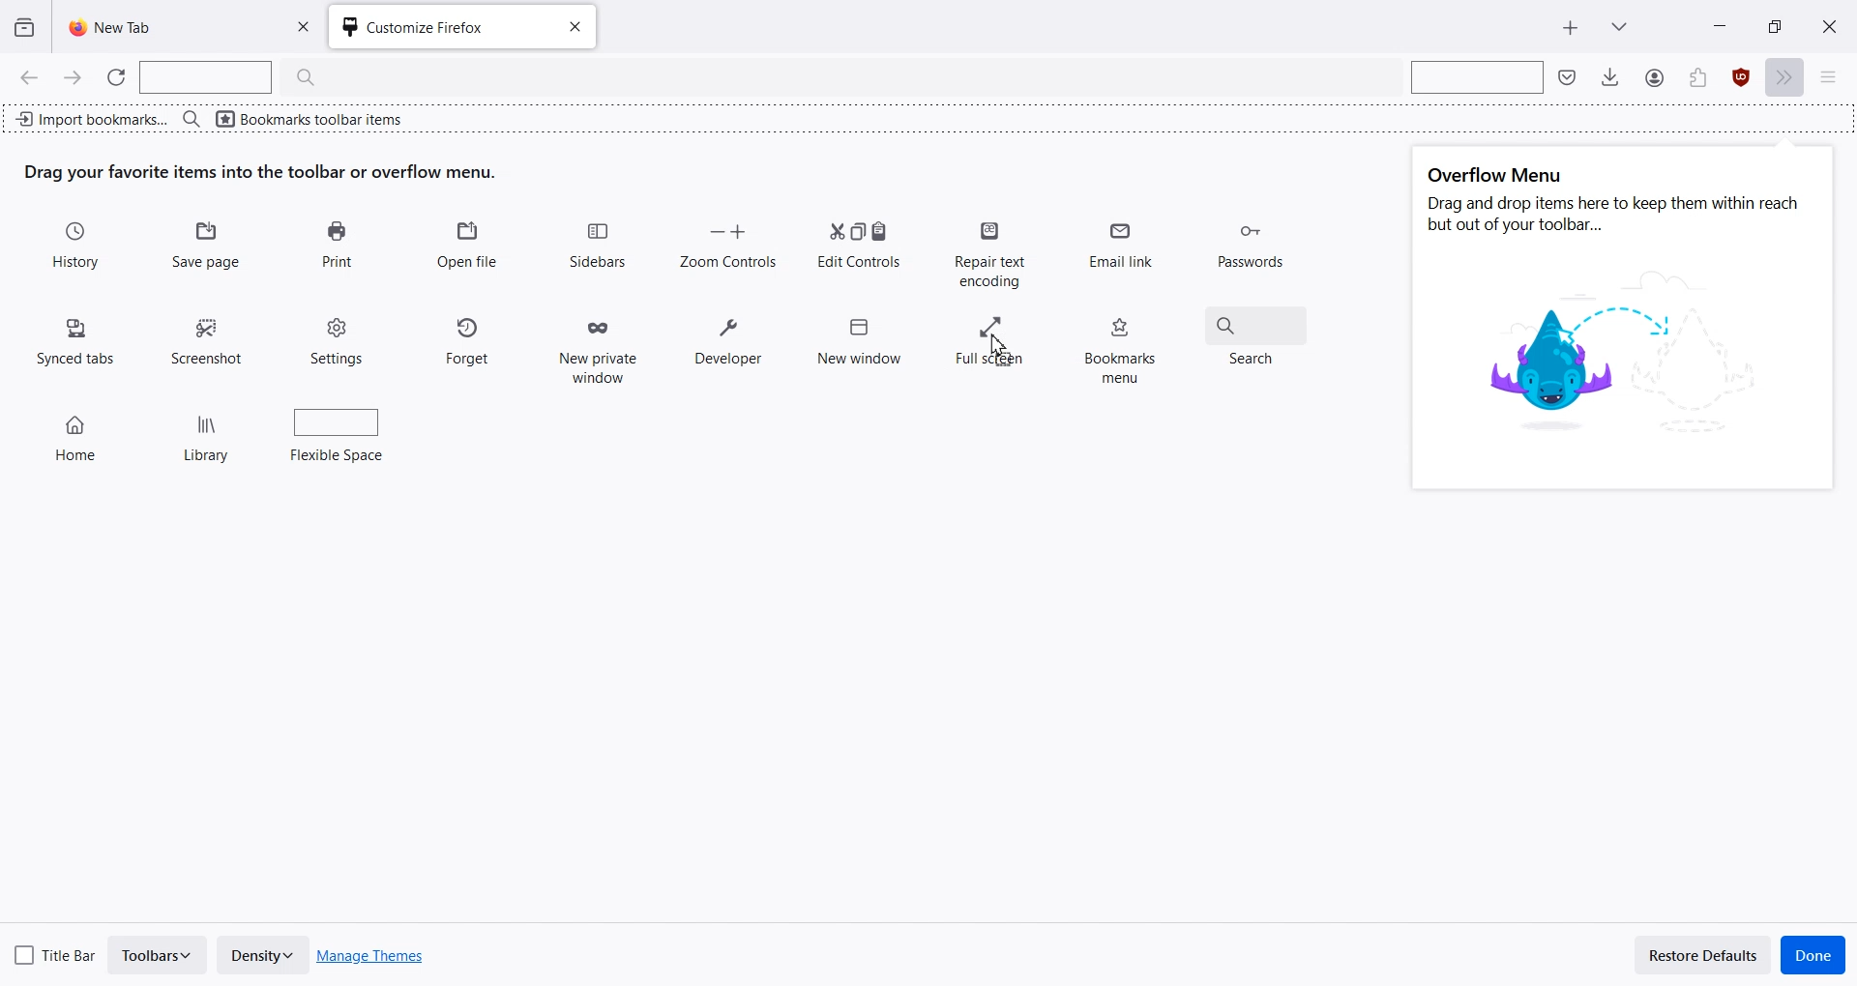 This screenshot has width=1857, height=986. I want to click on Developer, so click(728, 343).